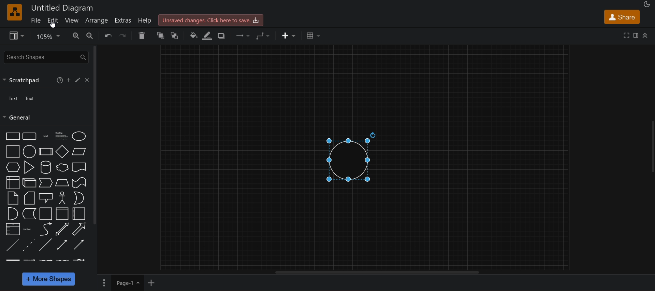 The height and width of the screenshot is (291, 655). I want to click on close, so click(86, 80).